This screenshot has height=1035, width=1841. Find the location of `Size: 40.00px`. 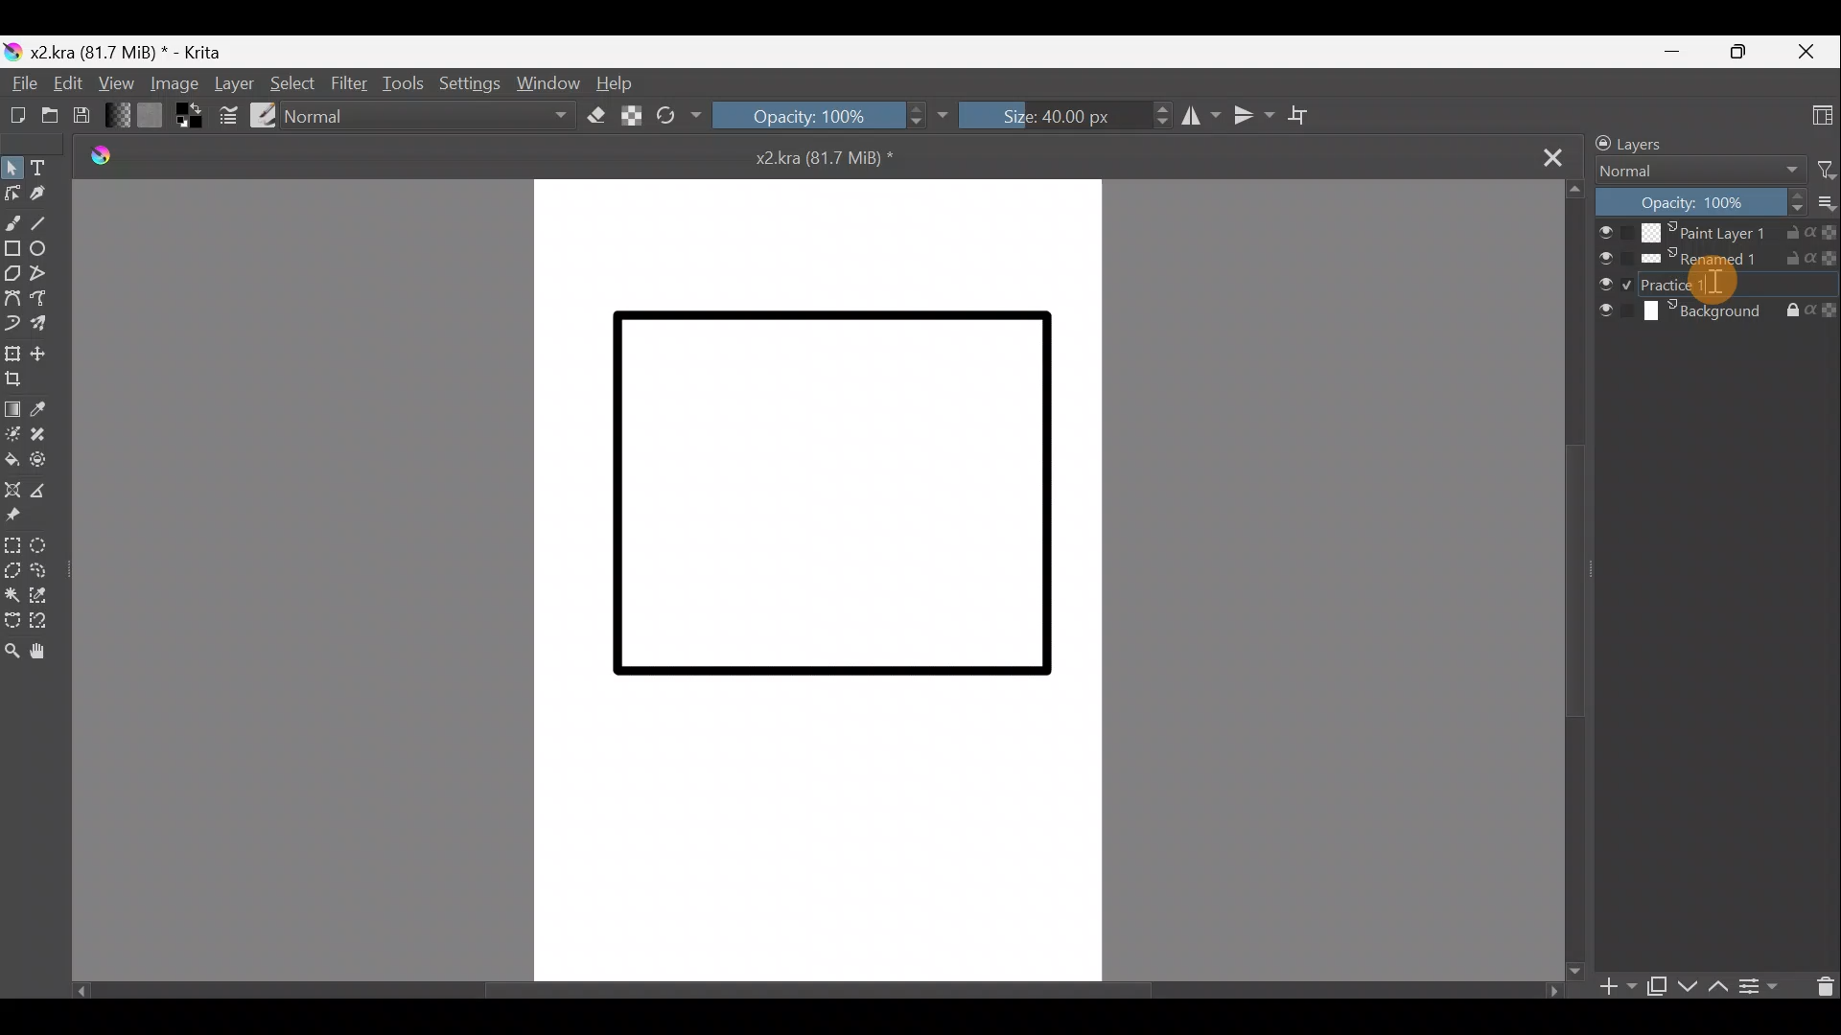

Size: 40.00px is located at coordinates (1062, 114).